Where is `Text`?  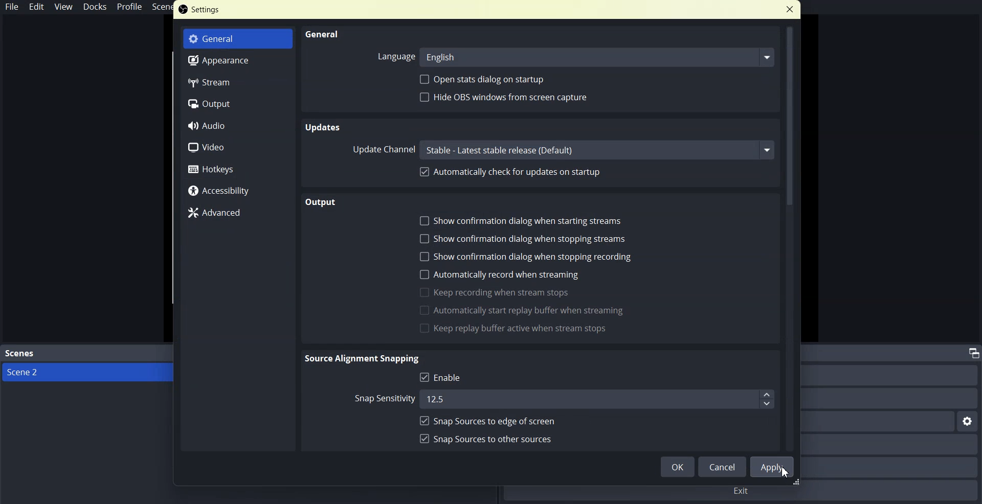
Text is located at coordinates (324, 128).